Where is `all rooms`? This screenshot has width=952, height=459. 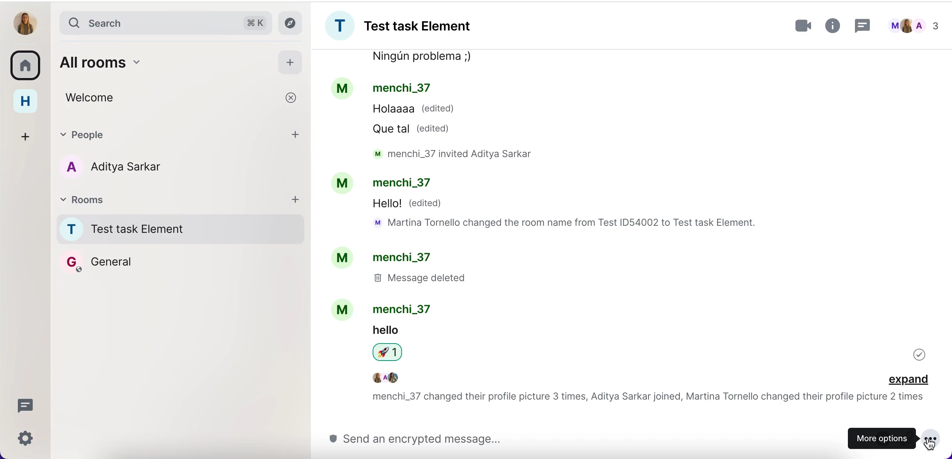 all rooms is located at coordinates (139, 61).